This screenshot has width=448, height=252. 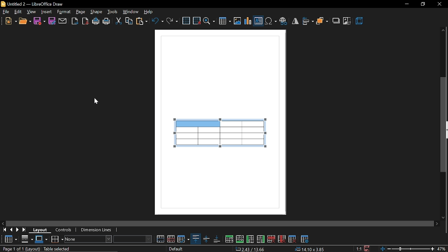 What do you see at coordinates (308, 20) in the screenshot?
I see `align` at bounding box center [308, 20].